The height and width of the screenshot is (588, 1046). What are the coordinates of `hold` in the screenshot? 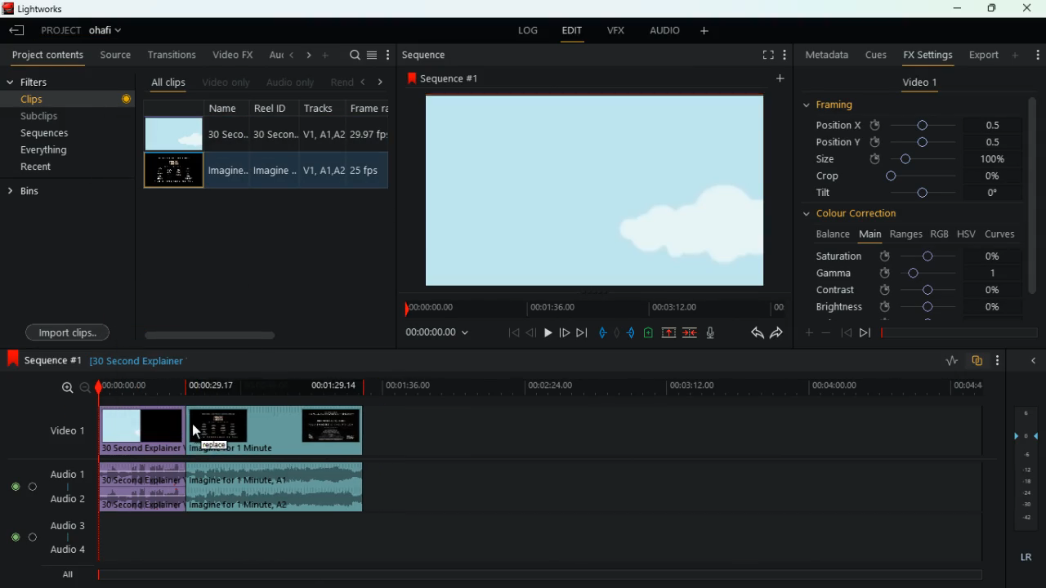 It's located at (619, 335).